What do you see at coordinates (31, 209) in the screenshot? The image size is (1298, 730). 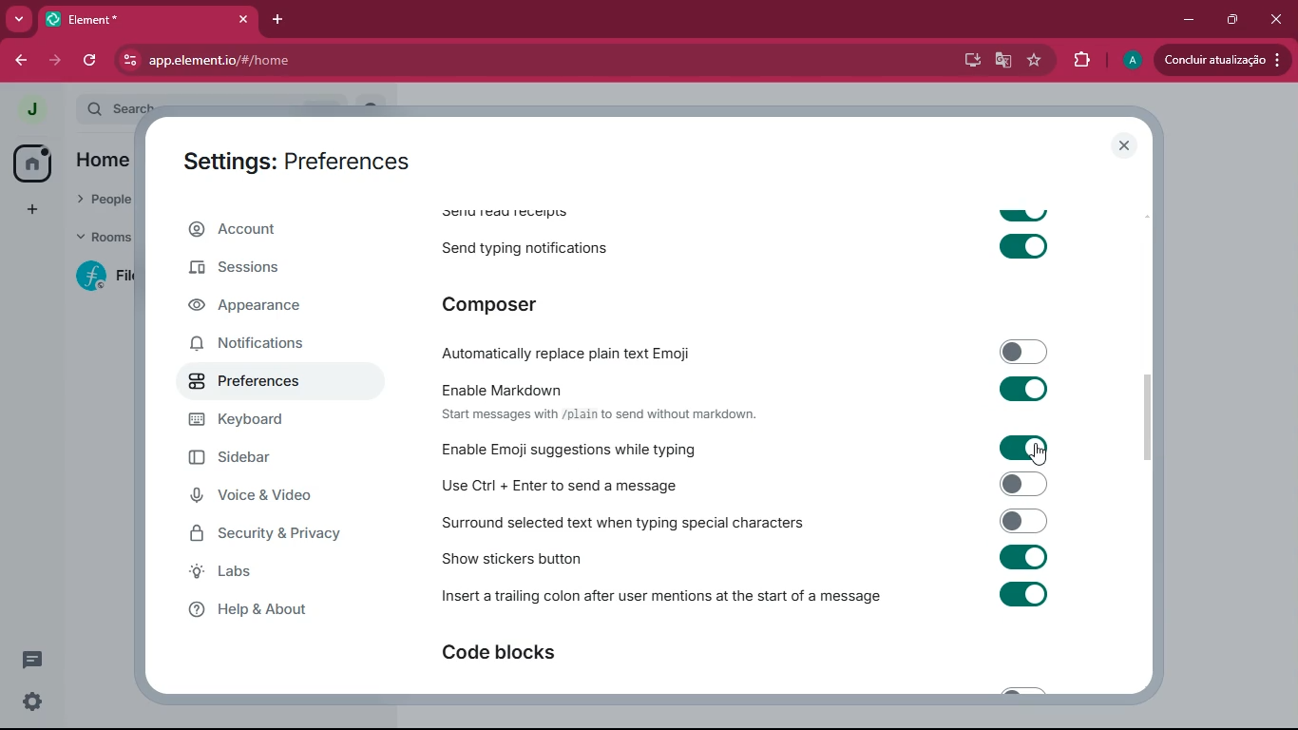 I see `add` at bounding box center [31, 209].